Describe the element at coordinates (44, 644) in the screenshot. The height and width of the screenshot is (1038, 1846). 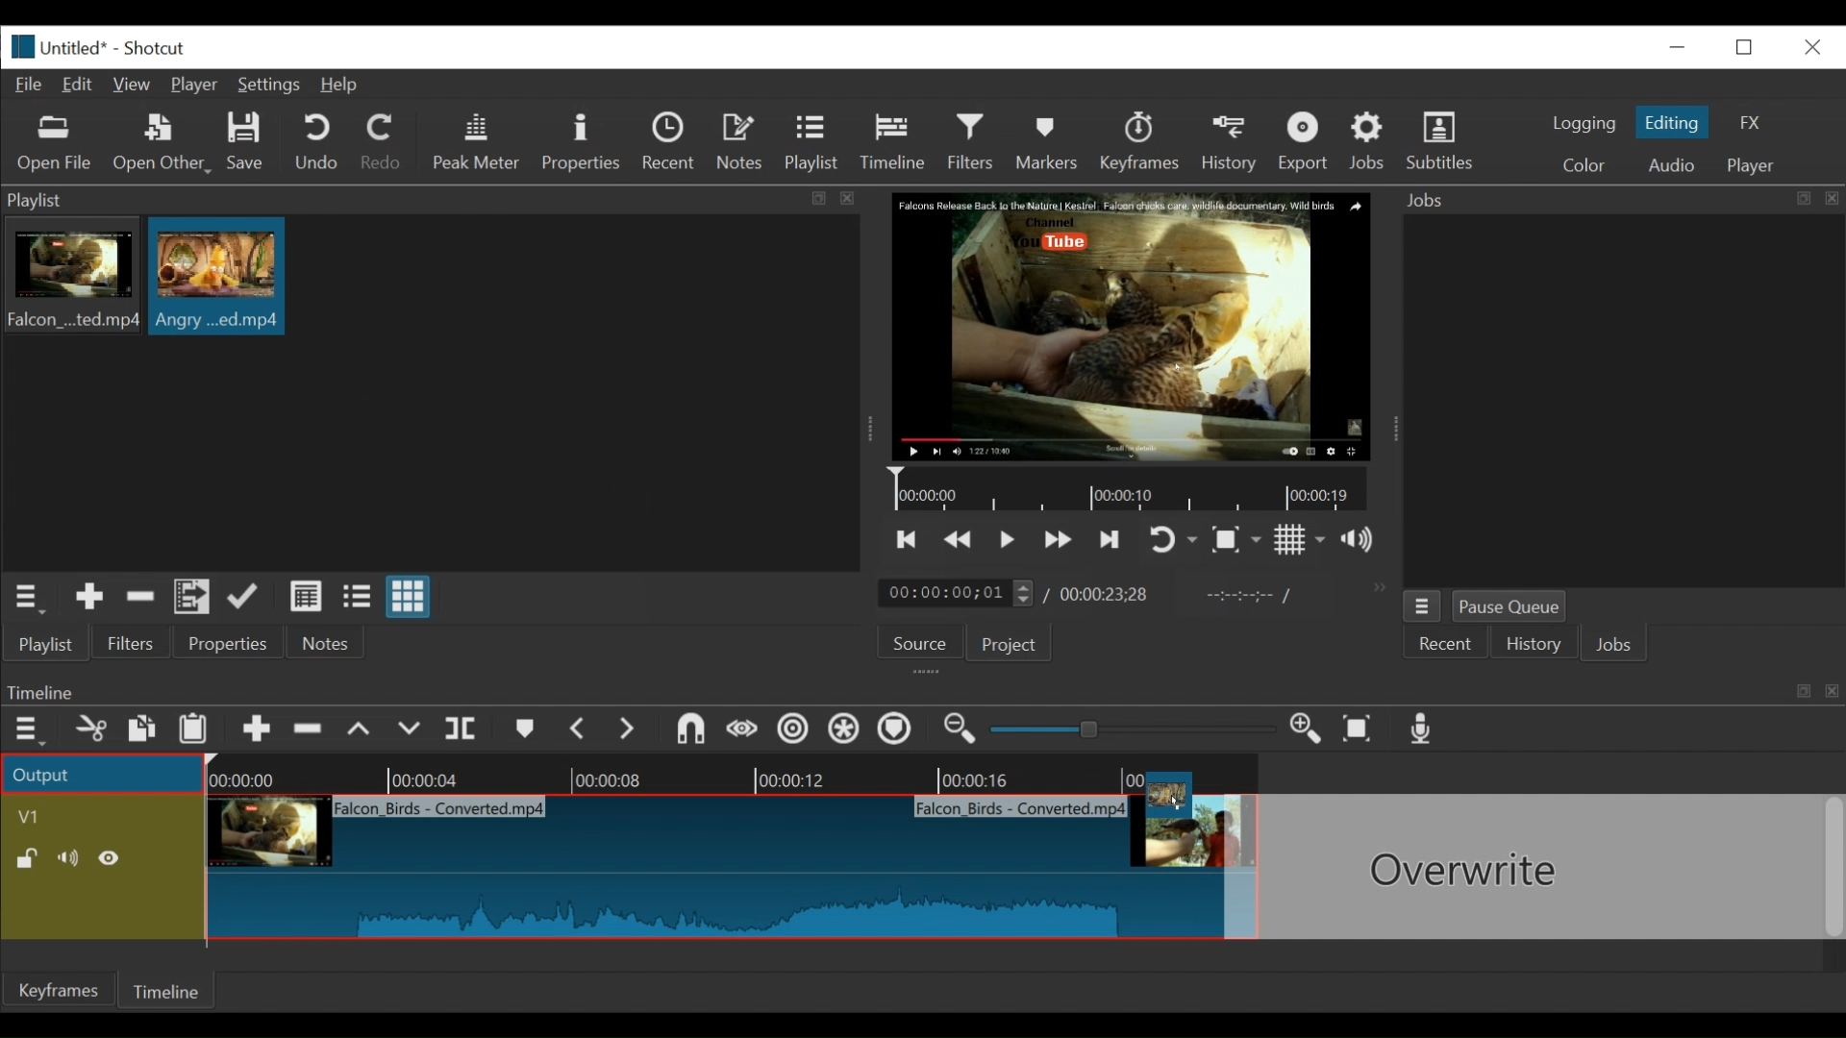
I see `playlist` at that location.